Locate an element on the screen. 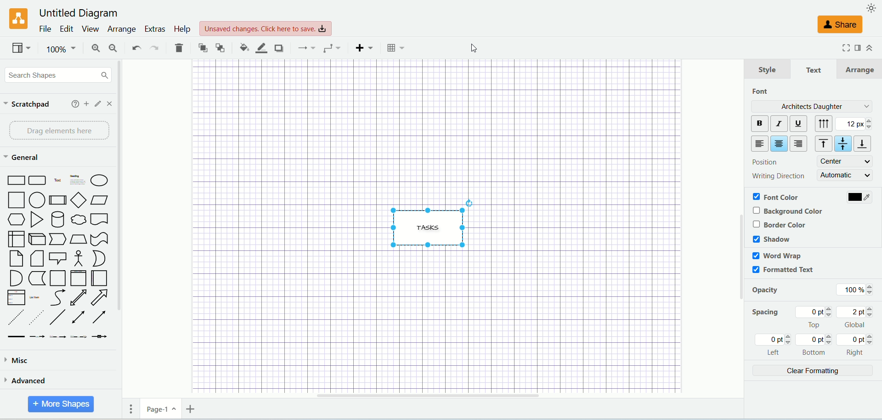 Image resolution: width=882 pixels, height=420 pixels. appearance is located at coordinates (872, 7).